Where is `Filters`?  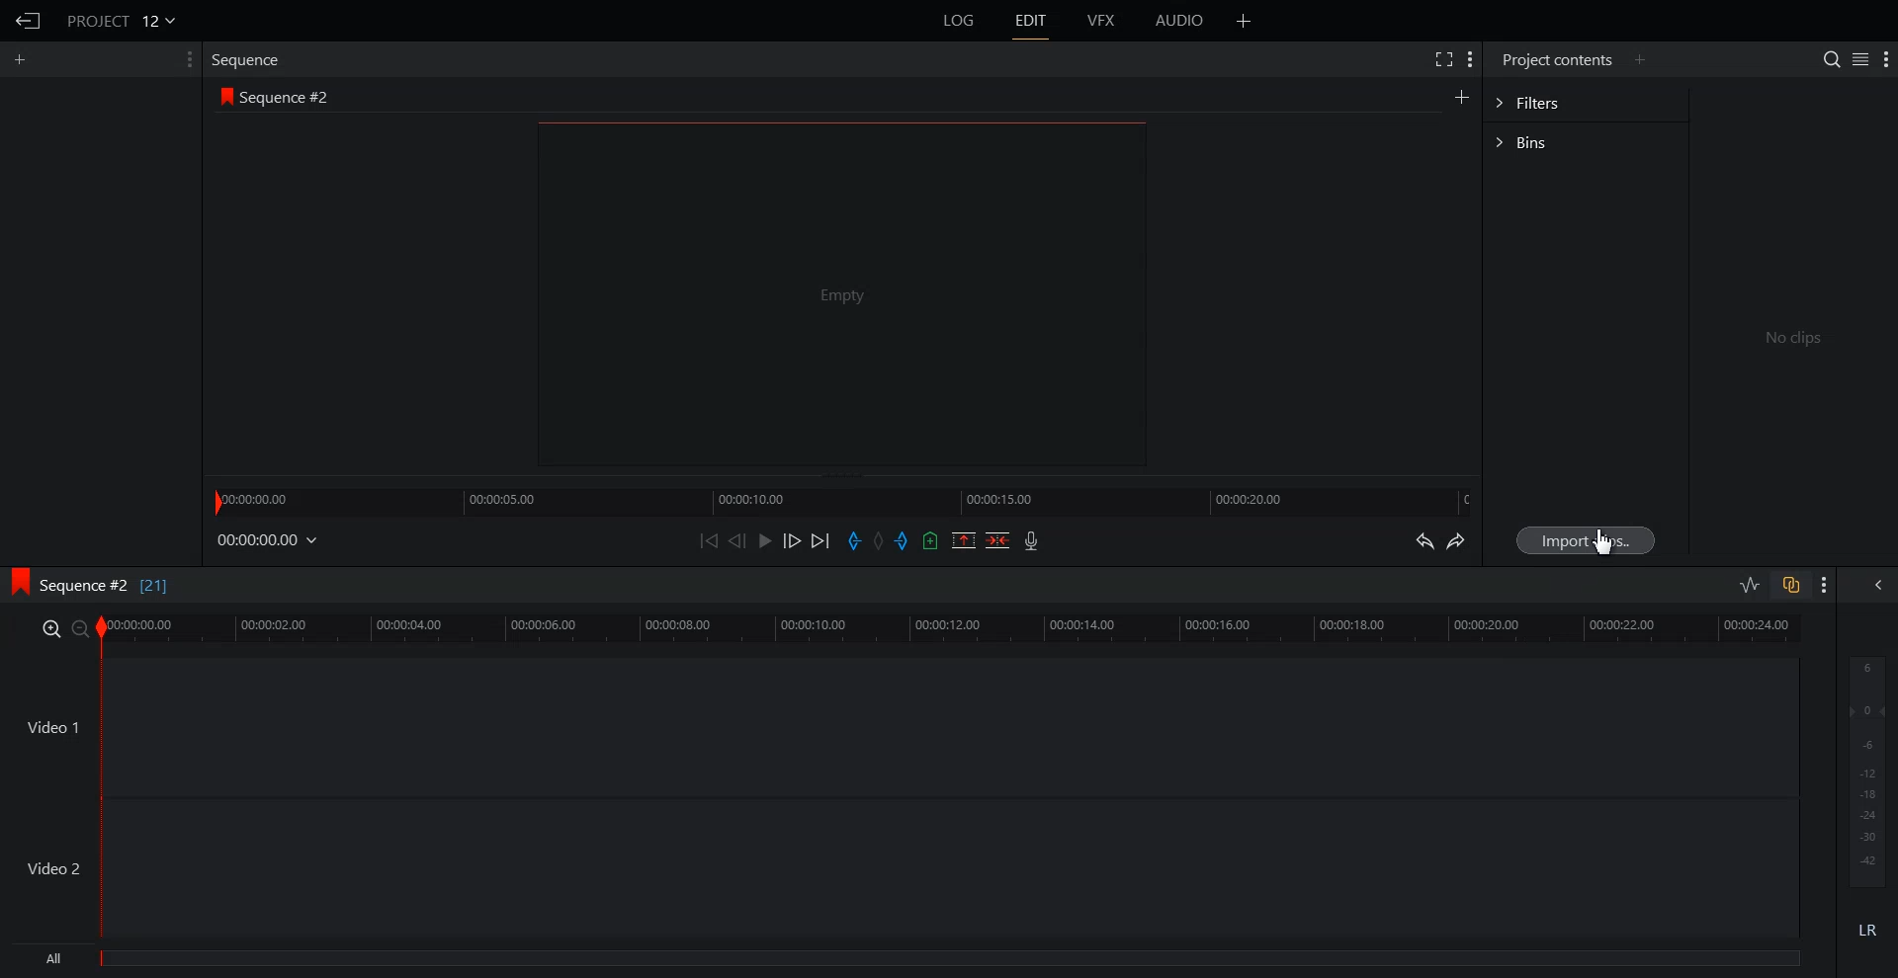 Filters is located at coordinates (1586, 104).